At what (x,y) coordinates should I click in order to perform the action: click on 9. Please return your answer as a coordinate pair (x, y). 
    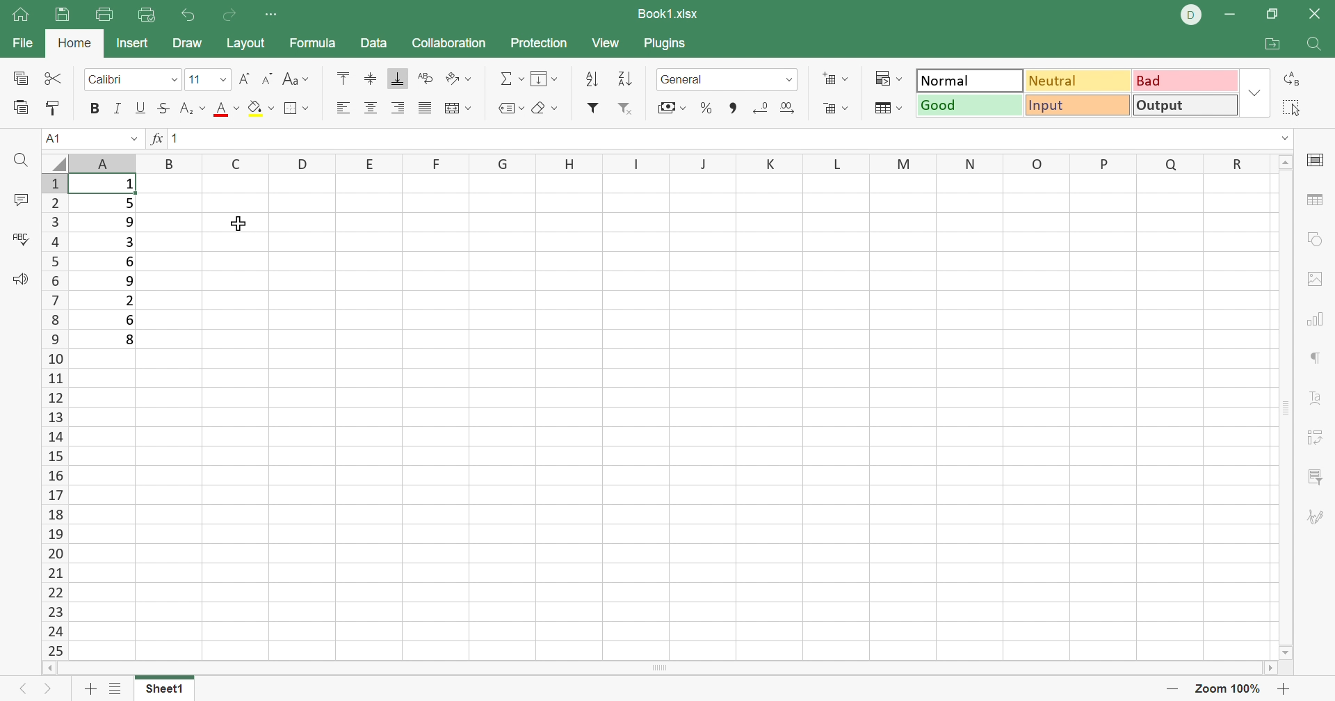
    Looking at the image, I should click on (129, 220).